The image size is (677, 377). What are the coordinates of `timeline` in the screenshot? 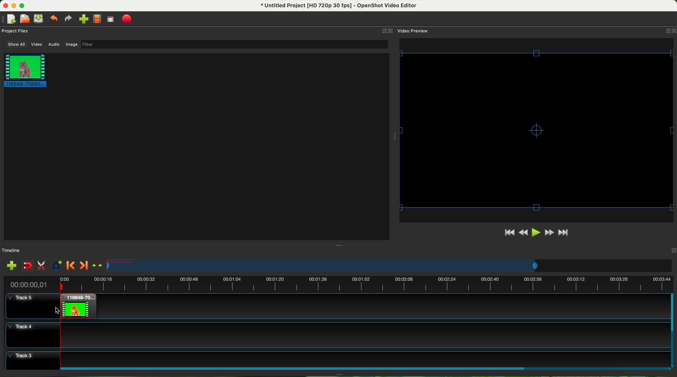 It's located at (338, 283).